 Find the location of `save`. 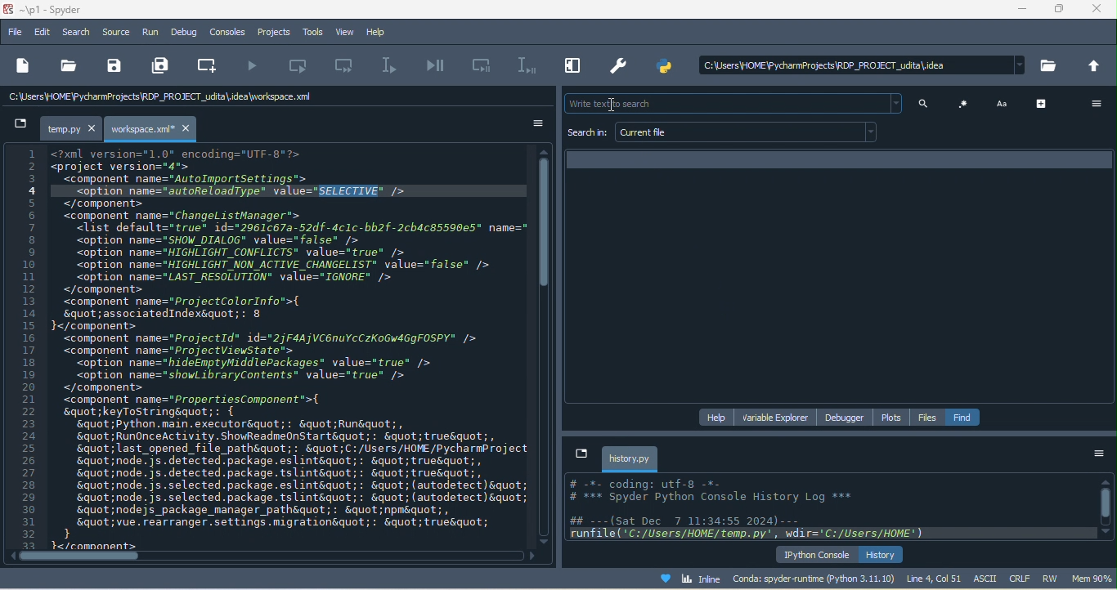

save is located at coordinates (114, 66).